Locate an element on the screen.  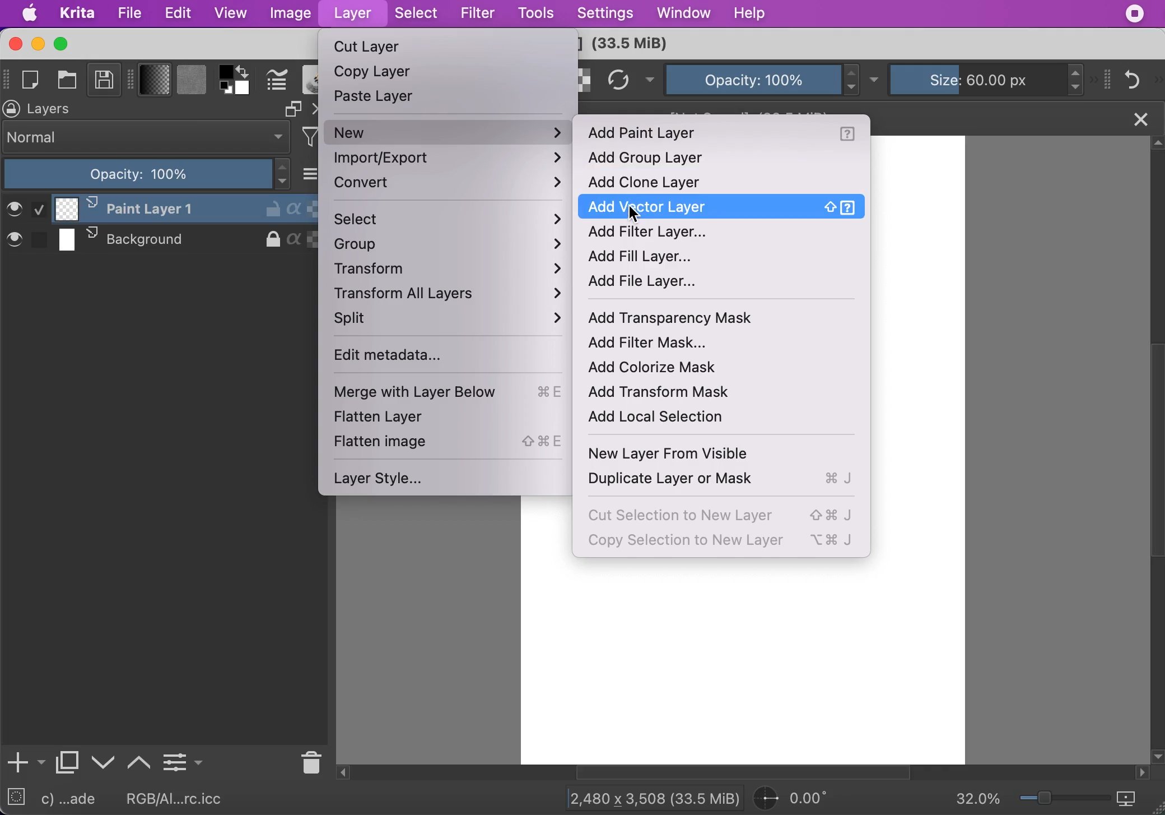
add layer or mask is located at coordinates (25, 763).